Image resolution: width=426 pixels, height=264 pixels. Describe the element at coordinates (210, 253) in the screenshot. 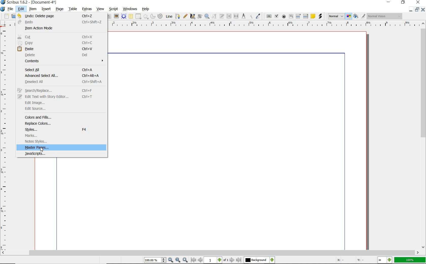

I see `scrollbar` at that location.